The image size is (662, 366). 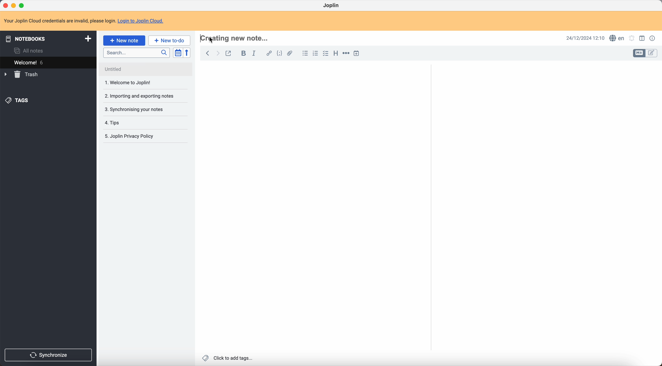 I want to click on welcome, so click(x=48, y=62).